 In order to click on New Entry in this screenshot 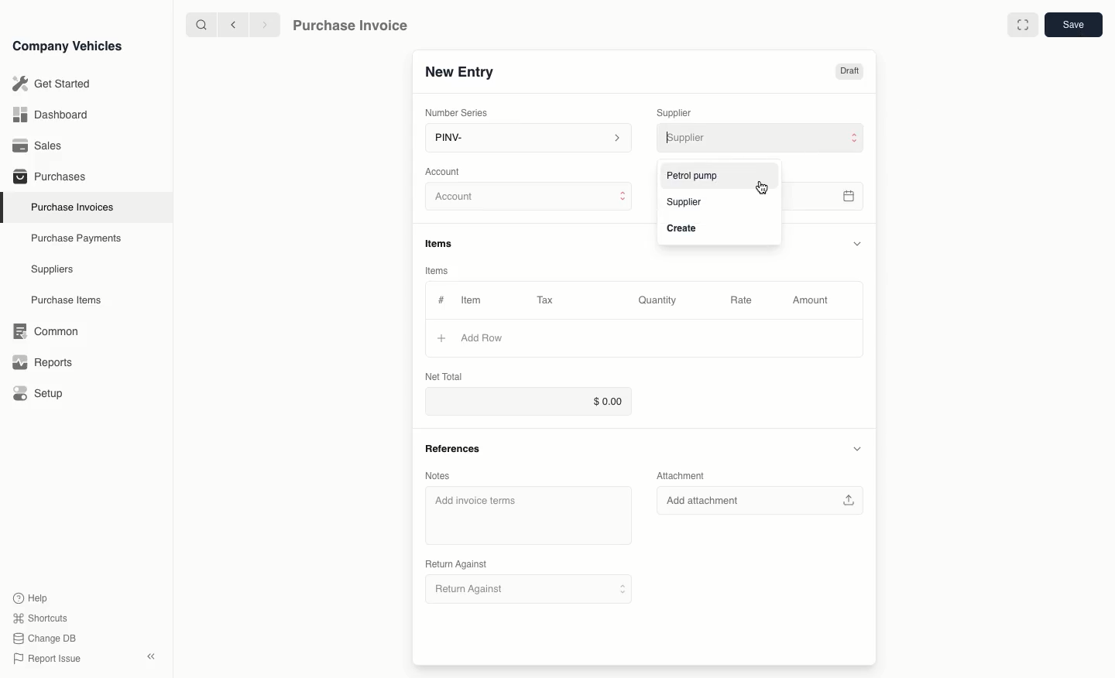, I will do `click(467, 70)`.